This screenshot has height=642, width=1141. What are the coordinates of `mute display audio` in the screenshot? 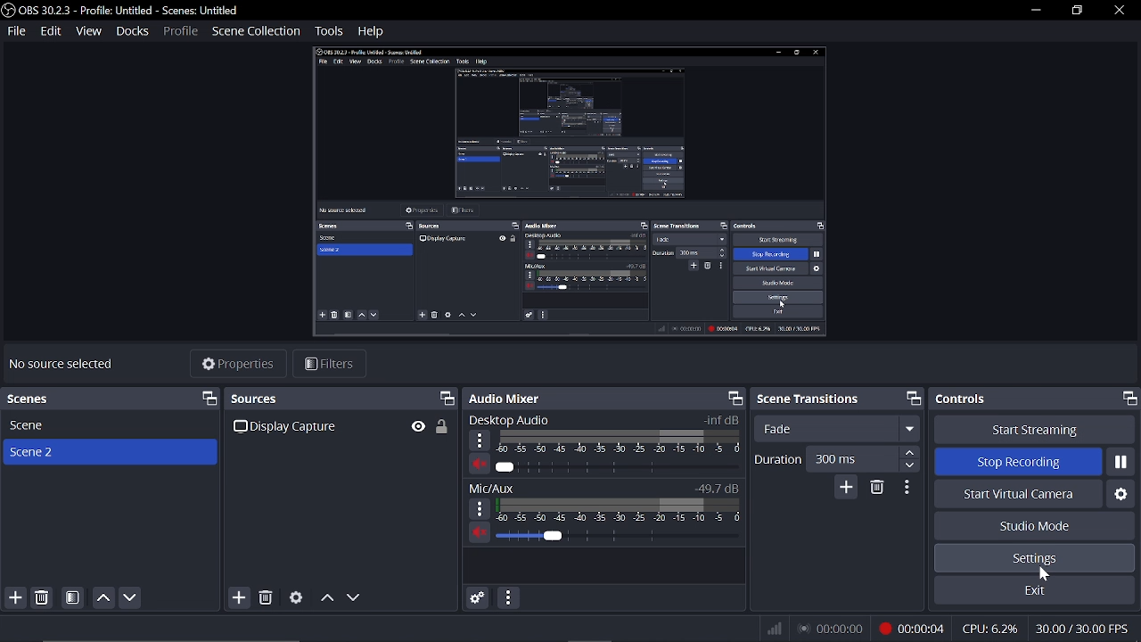 It's located at (479, 464).